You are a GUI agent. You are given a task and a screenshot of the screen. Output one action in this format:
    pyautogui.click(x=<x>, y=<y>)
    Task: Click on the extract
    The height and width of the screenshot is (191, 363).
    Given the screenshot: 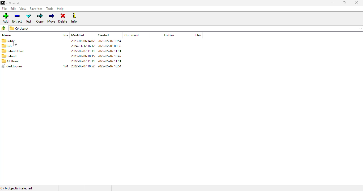 What is the action you would take?
    pyautogui.click(x=17, y=18)
    